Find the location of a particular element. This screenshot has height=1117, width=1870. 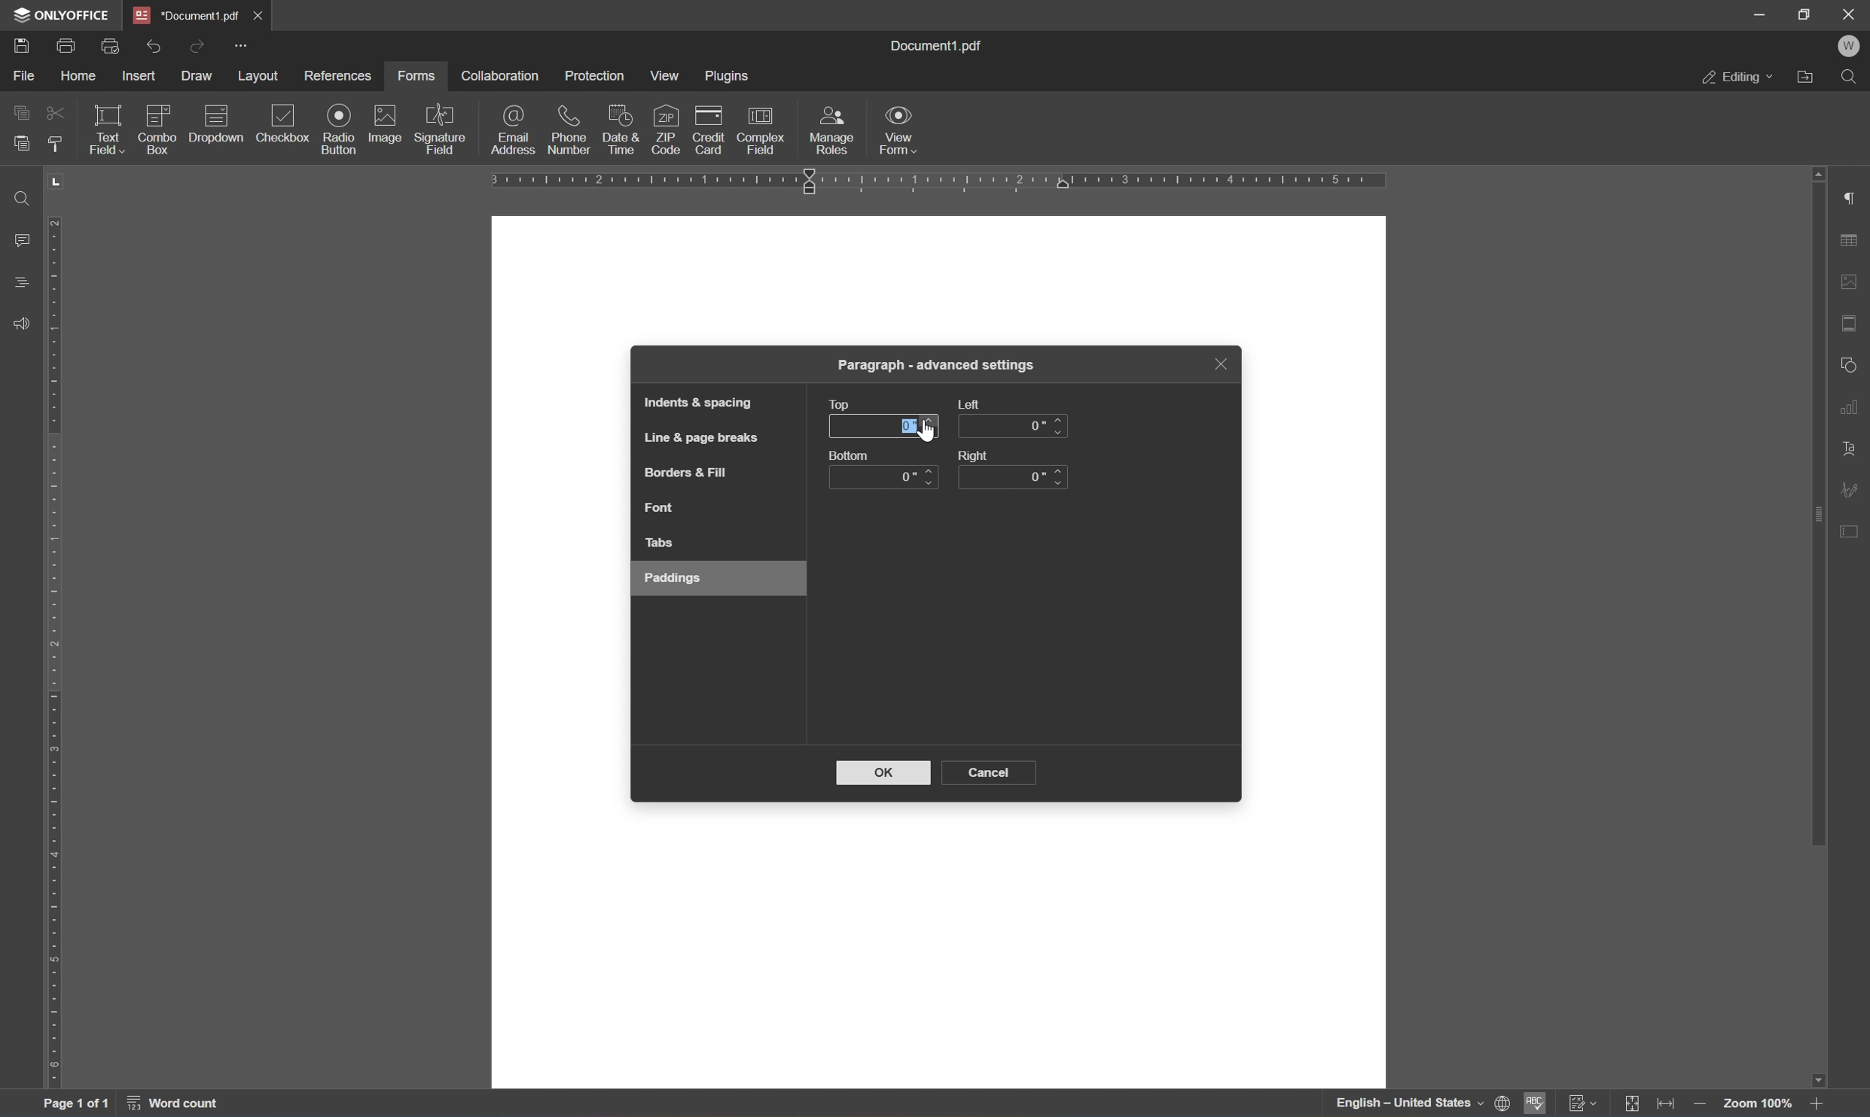

spell checking is located at coordinates (1533, 1103).